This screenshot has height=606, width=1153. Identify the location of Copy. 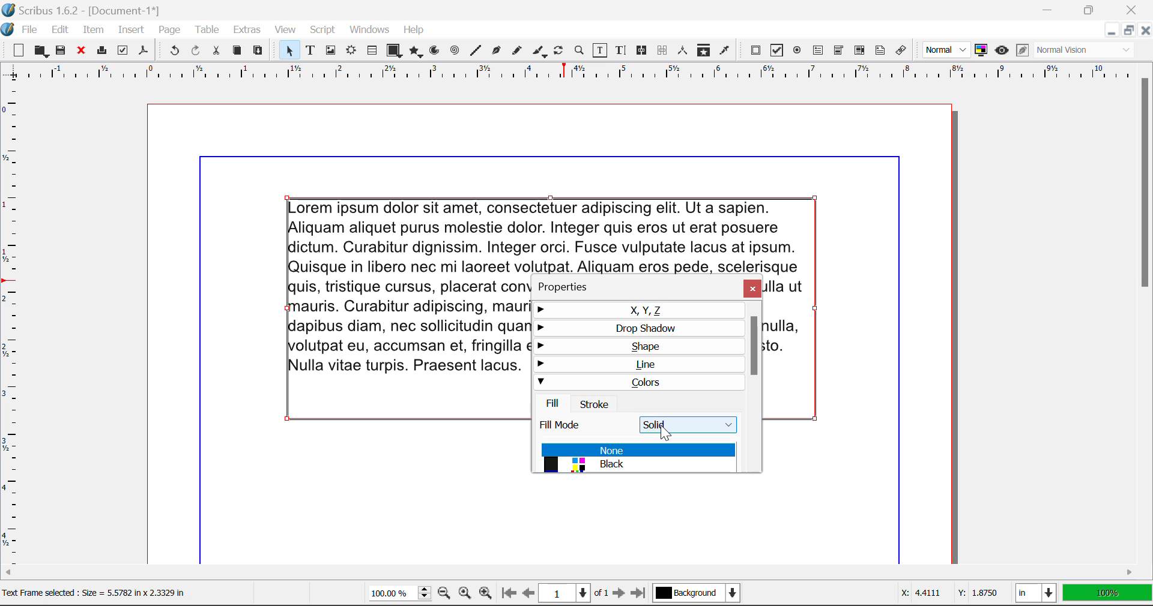
(238, 50).